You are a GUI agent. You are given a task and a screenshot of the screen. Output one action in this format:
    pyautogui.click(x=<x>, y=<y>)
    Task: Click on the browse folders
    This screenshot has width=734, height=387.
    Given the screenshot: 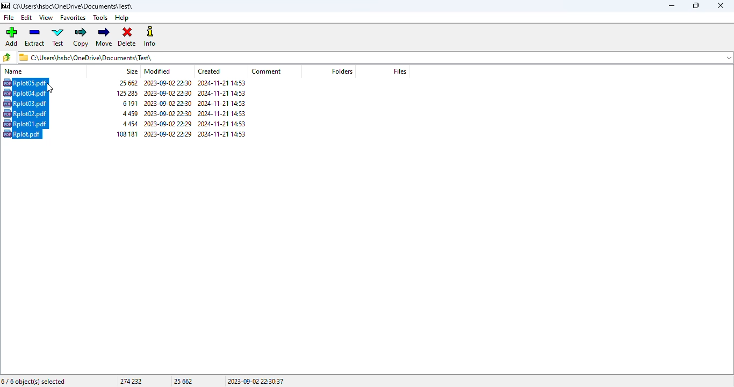 What is the action you would take?
    pyautogui.click(x=8, y=57)
    